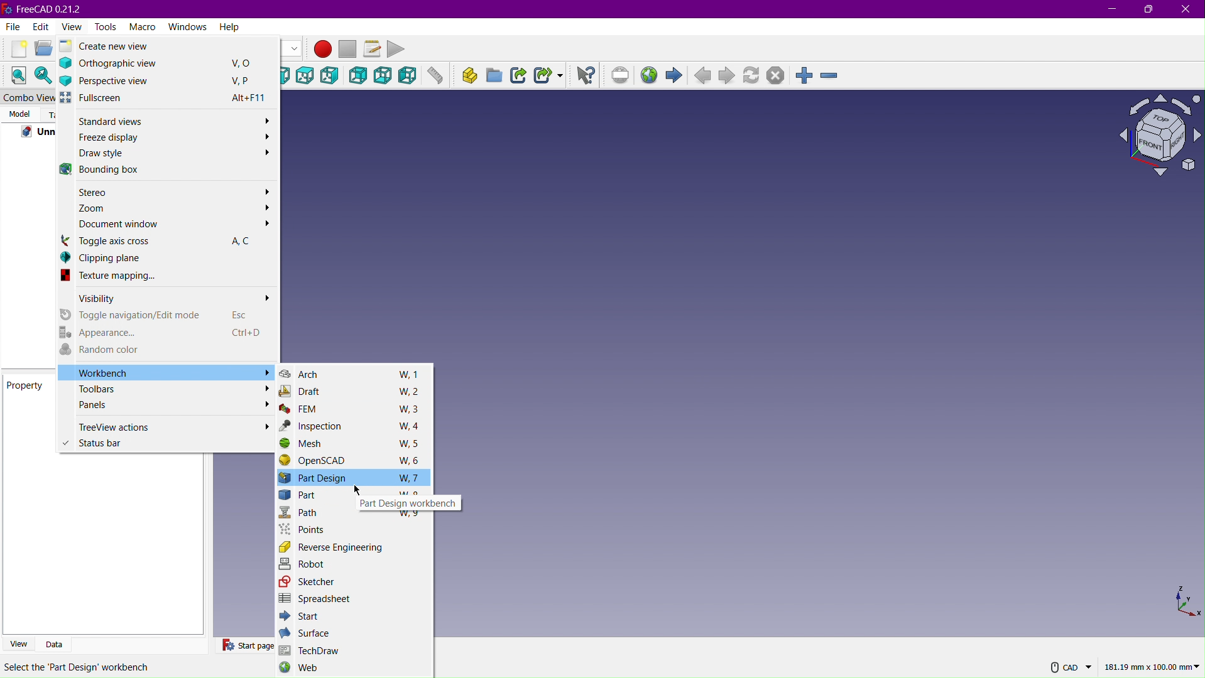 This screenshot has height=678, width=1205. What do you see at coordinates (168, 191) in the screenshot?
I see `Stereo` at bounding box center [168, 191].